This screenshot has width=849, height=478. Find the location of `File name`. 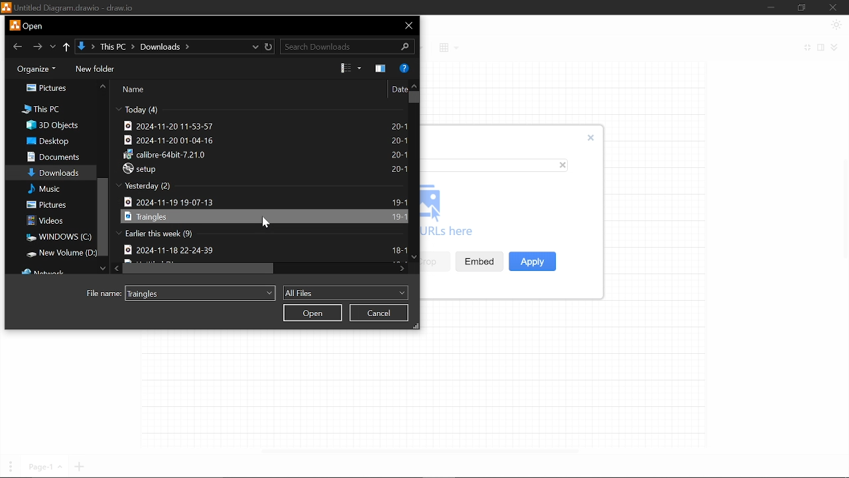

File name is located at coordinates (181, 293).